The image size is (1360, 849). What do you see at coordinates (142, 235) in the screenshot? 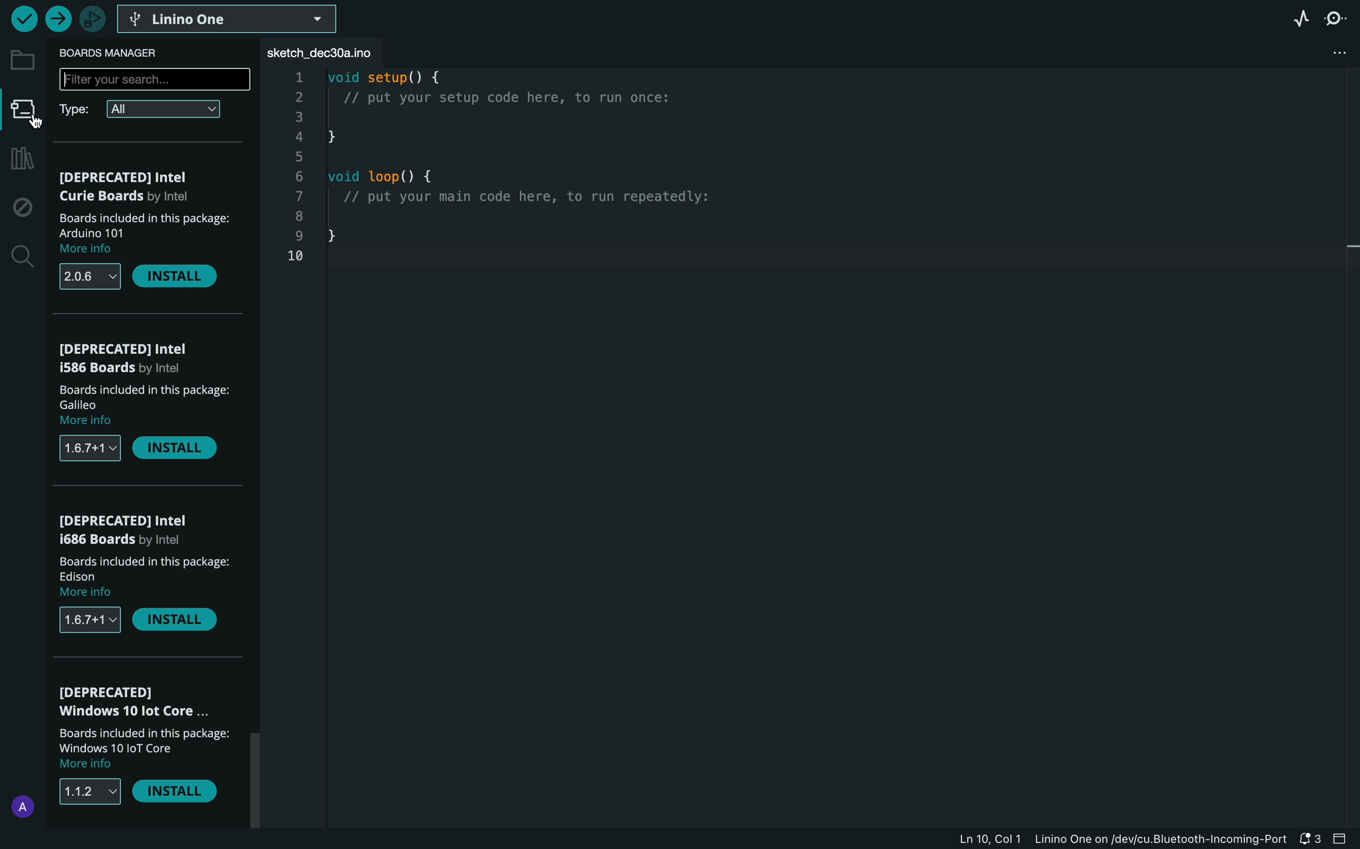
I see `description` at bounding box center [142, 235].